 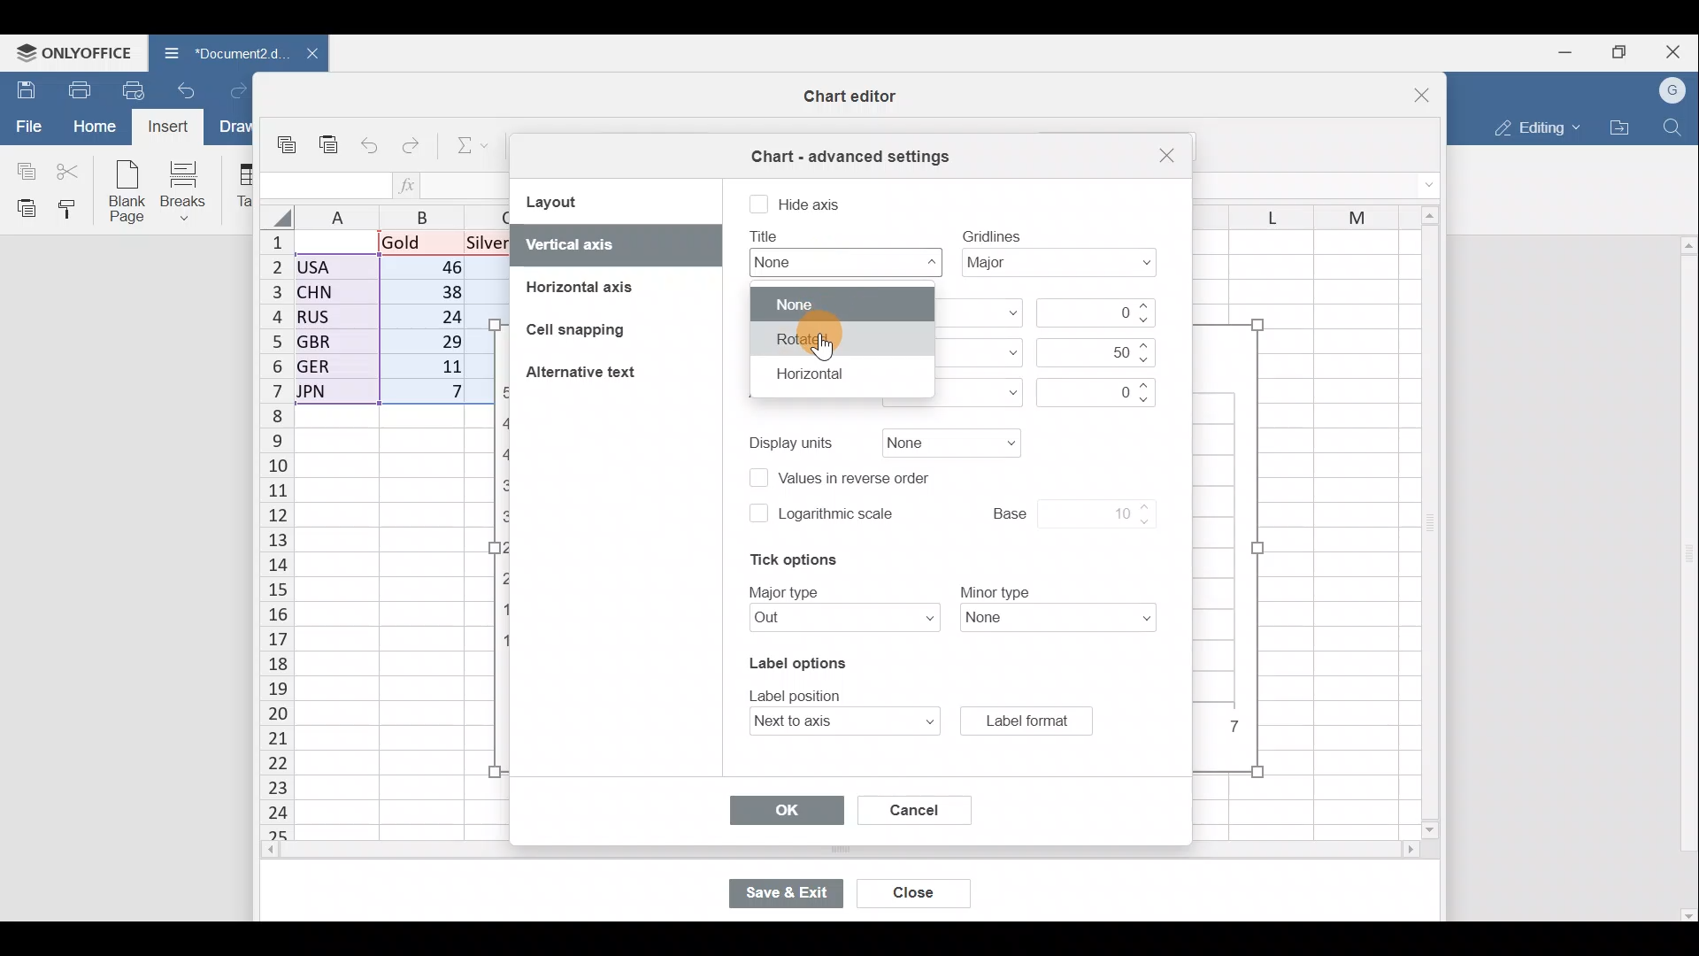 I want to click on text, so click(x=793, y=441).